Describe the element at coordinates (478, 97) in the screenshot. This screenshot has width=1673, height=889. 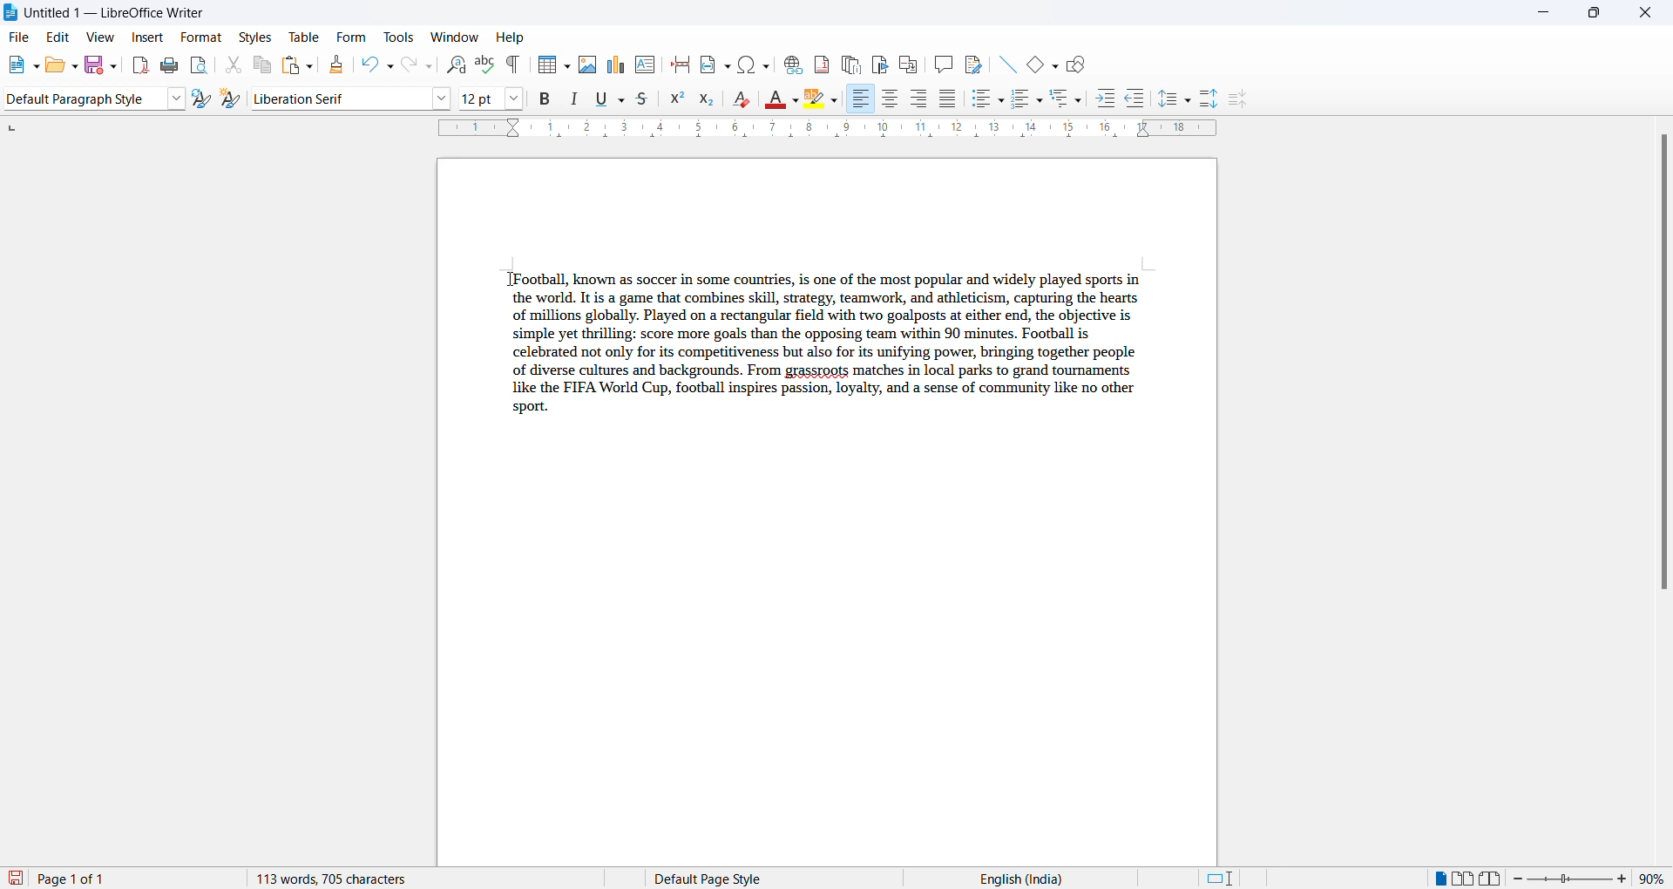
I see `font size` at that location.